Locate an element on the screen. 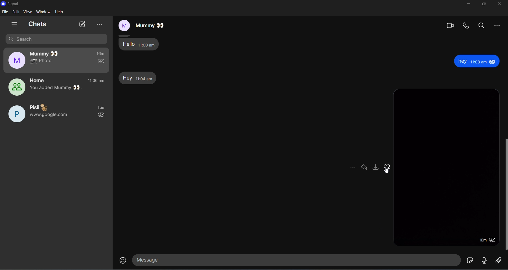  vertical scroll bar is located at coordinates (505, 195).